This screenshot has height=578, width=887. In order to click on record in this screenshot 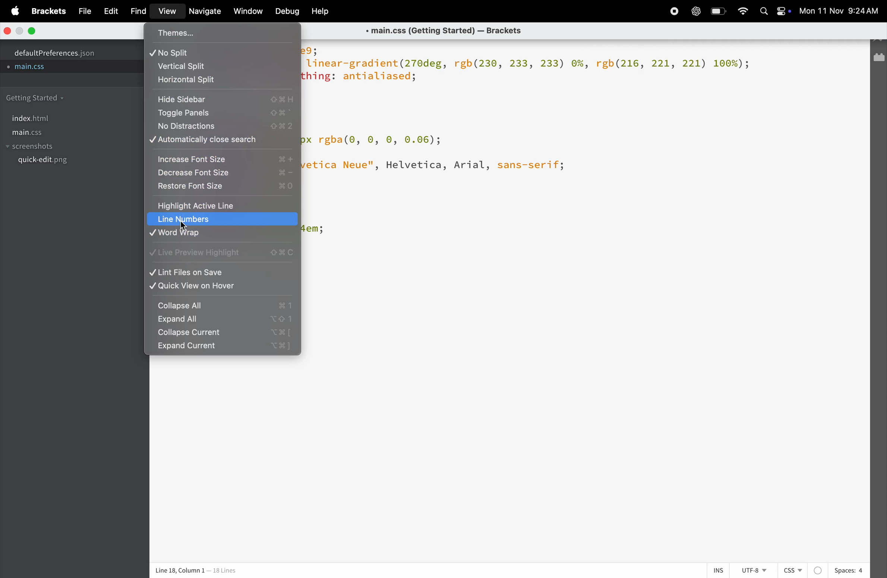, I will do `click(672, 11)`.